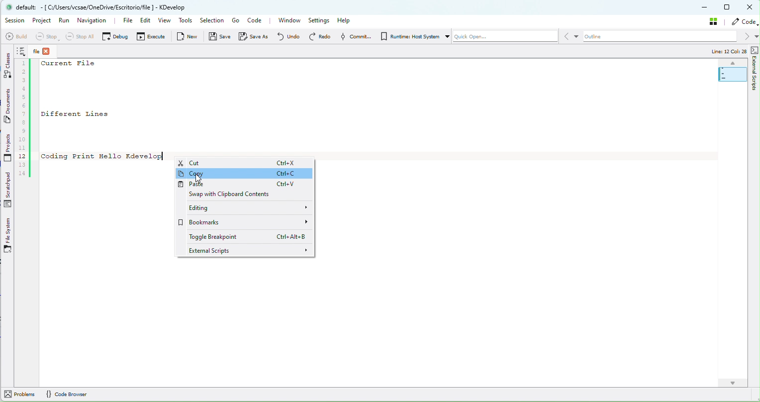 The width and height of the screenshot is (760, 402). What do you see at coordinates (245, 163) in the screenshot?
I see `Cut Ctrl+X` at bounding box center [245, 163].